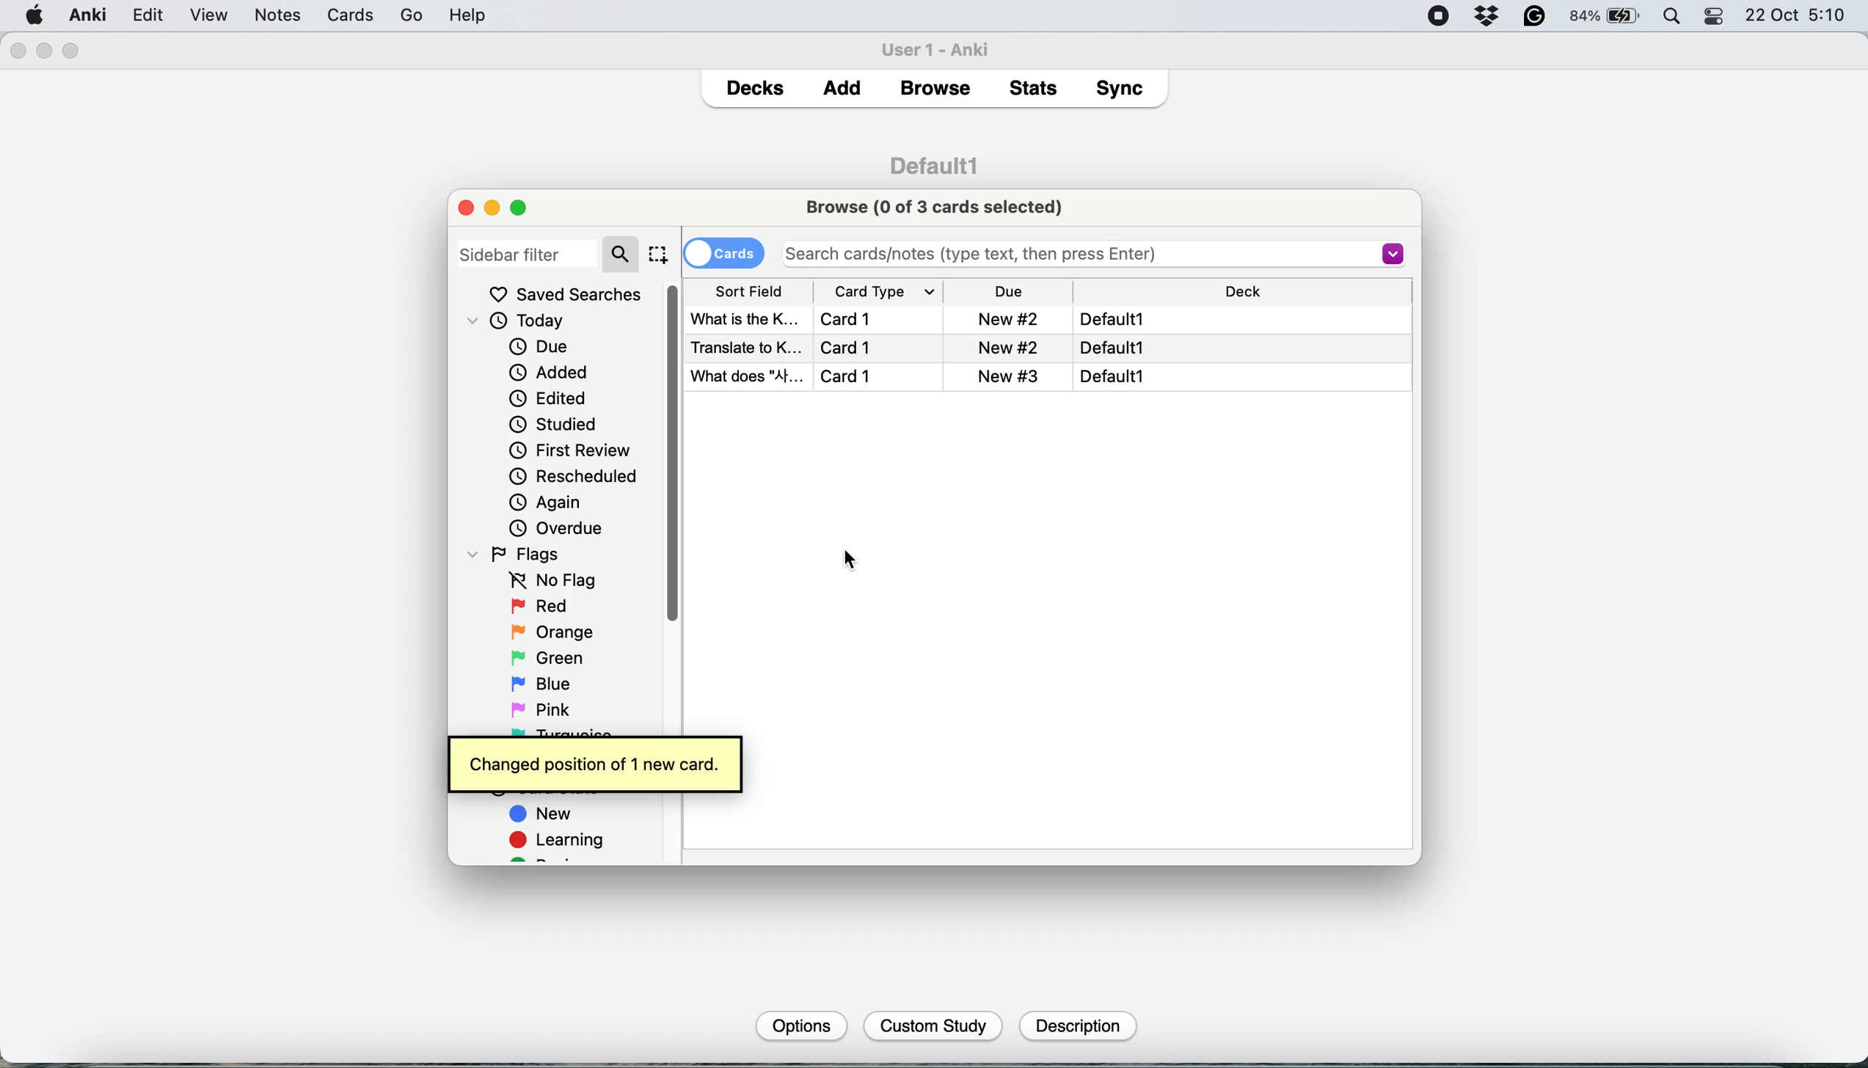  What do you see at coordinates (867, 376) in the screenshot?
I see `Card 1` at bounding box center [867, 376].